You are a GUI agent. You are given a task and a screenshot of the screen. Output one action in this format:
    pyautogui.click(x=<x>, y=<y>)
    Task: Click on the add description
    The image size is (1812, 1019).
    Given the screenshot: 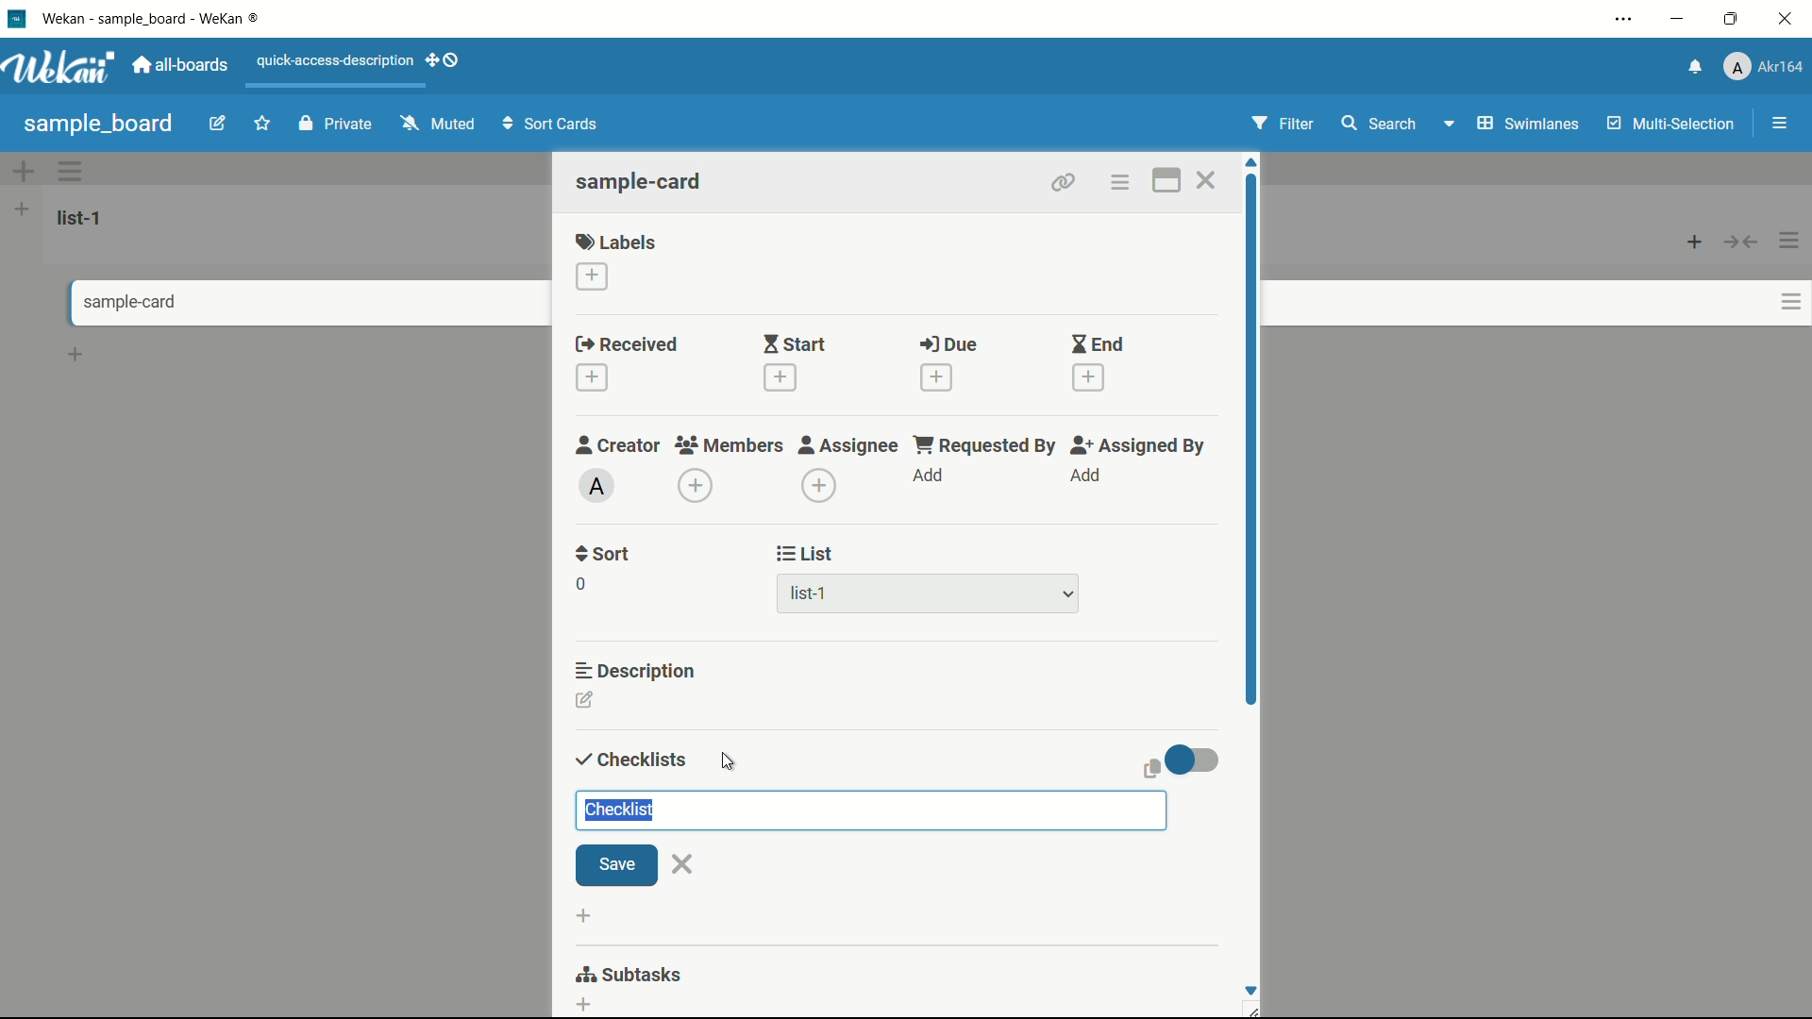 What is the action you would take?
    pyautogui.click(x=586, y=703)
    